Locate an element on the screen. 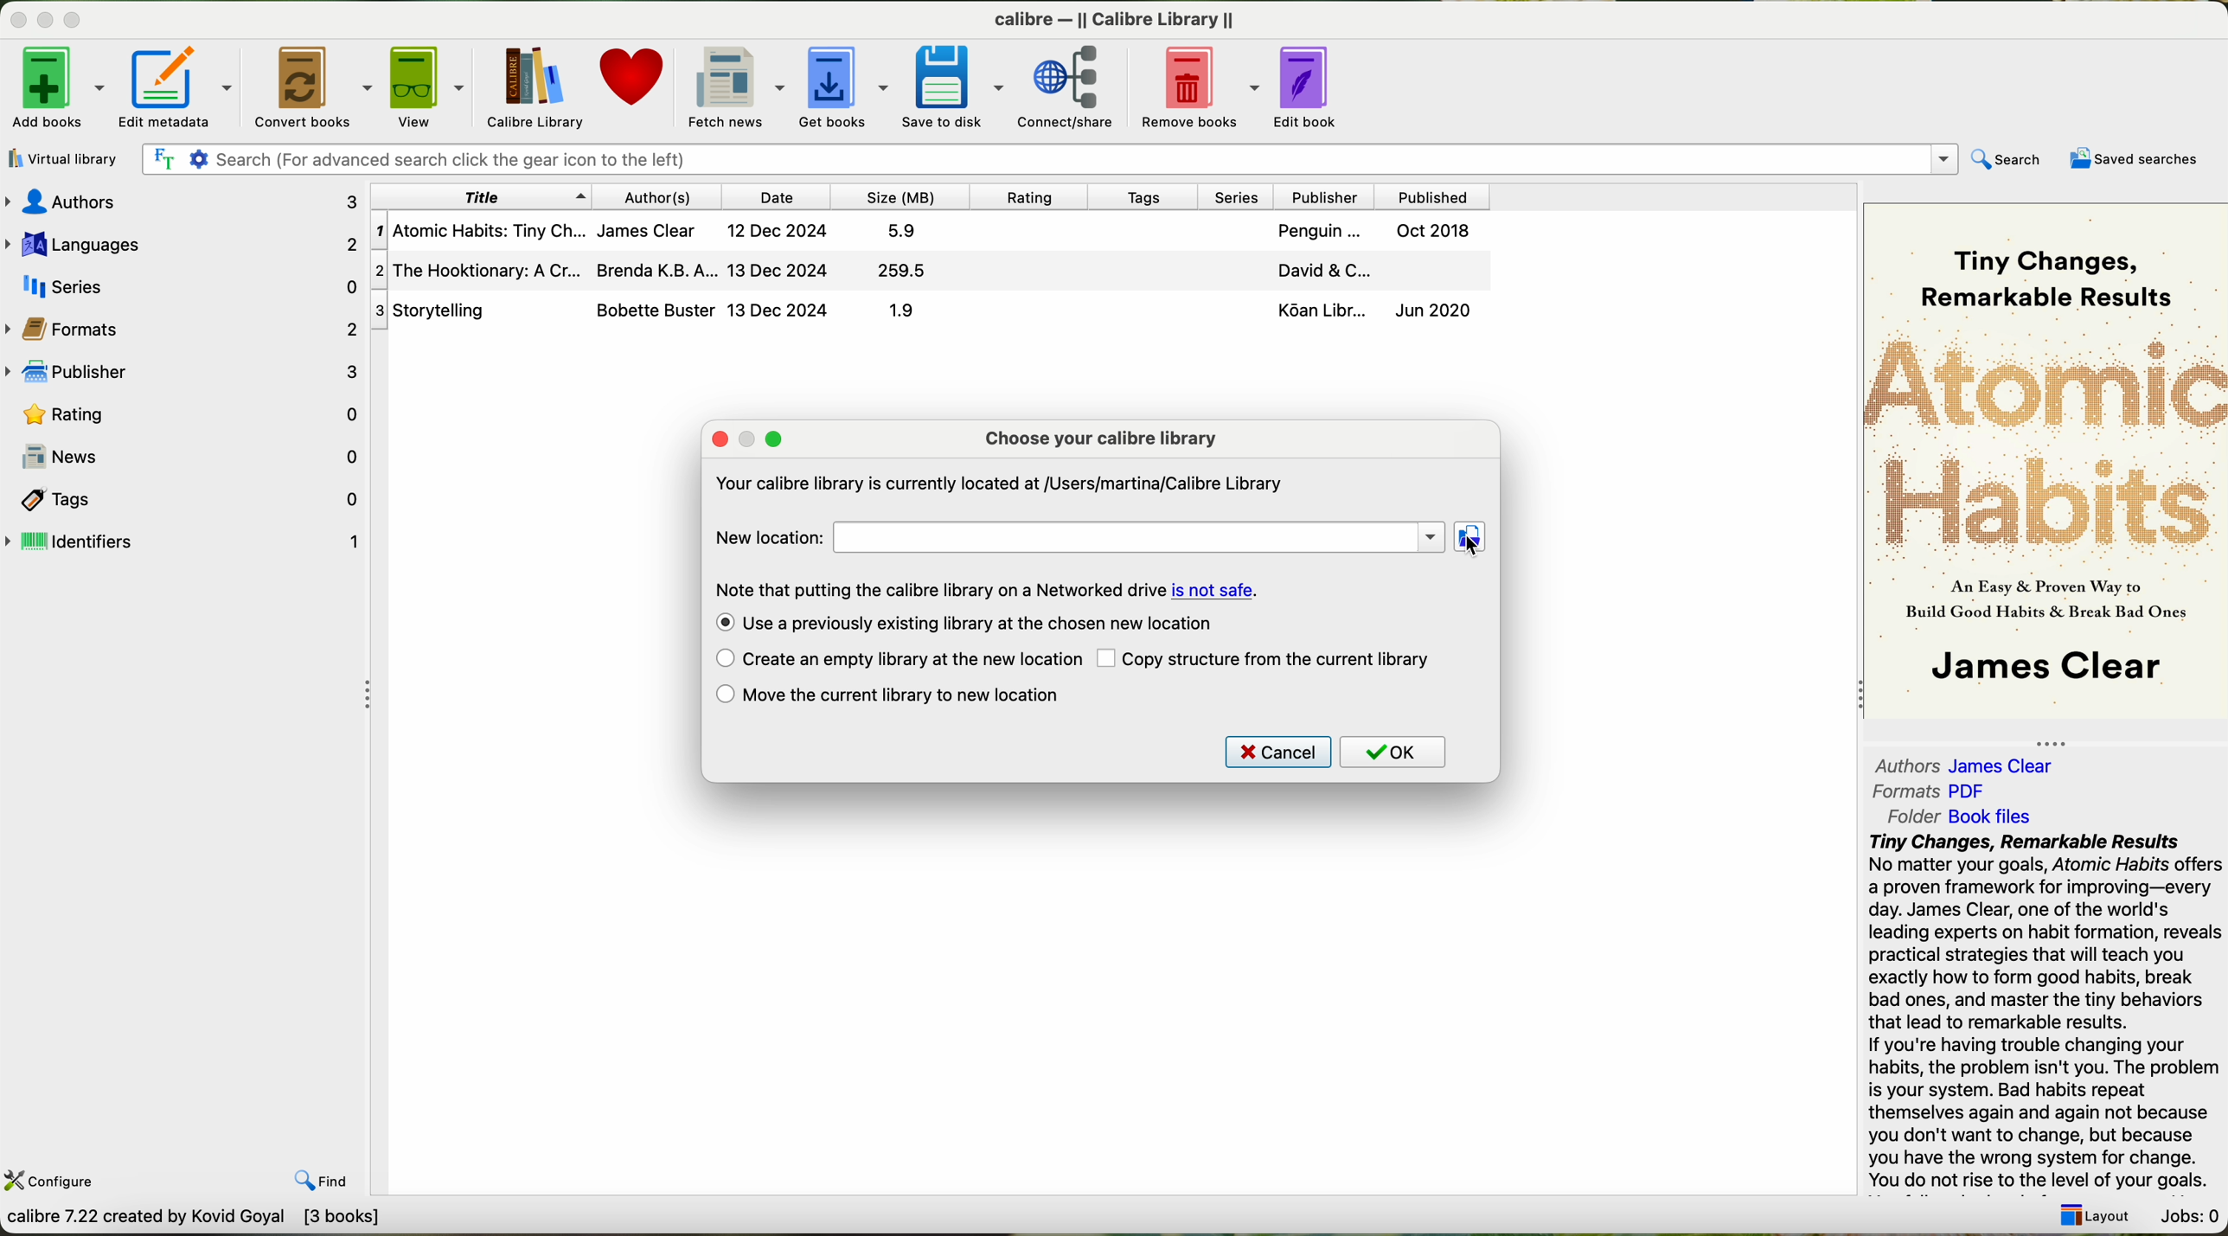 This screenshot has width=2228, height=1236. donate is located at coordinates (631, 81).